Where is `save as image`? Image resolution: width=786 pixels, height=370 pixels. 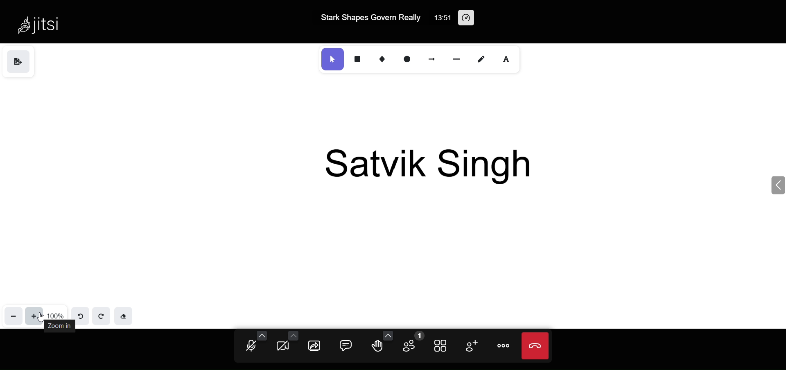
save as image is located at coordinates (20, 61).